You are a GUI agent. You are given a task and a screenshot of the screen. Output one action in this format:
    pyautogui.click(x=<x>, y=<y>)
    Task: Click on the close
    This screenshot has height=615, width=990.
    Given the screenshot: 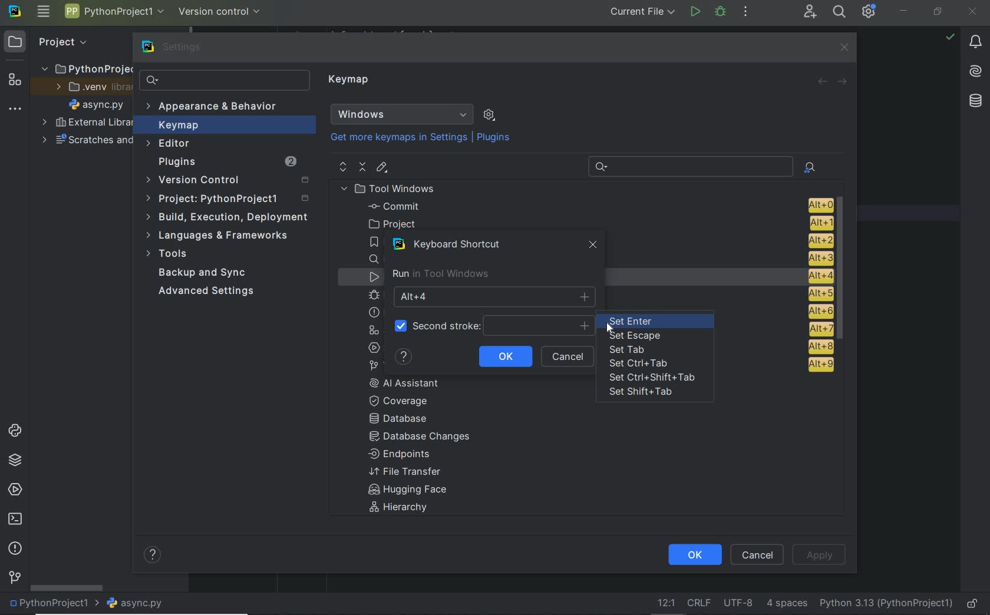 What is the action you would take?
    pyautogui.click(x=843, y=47)
    